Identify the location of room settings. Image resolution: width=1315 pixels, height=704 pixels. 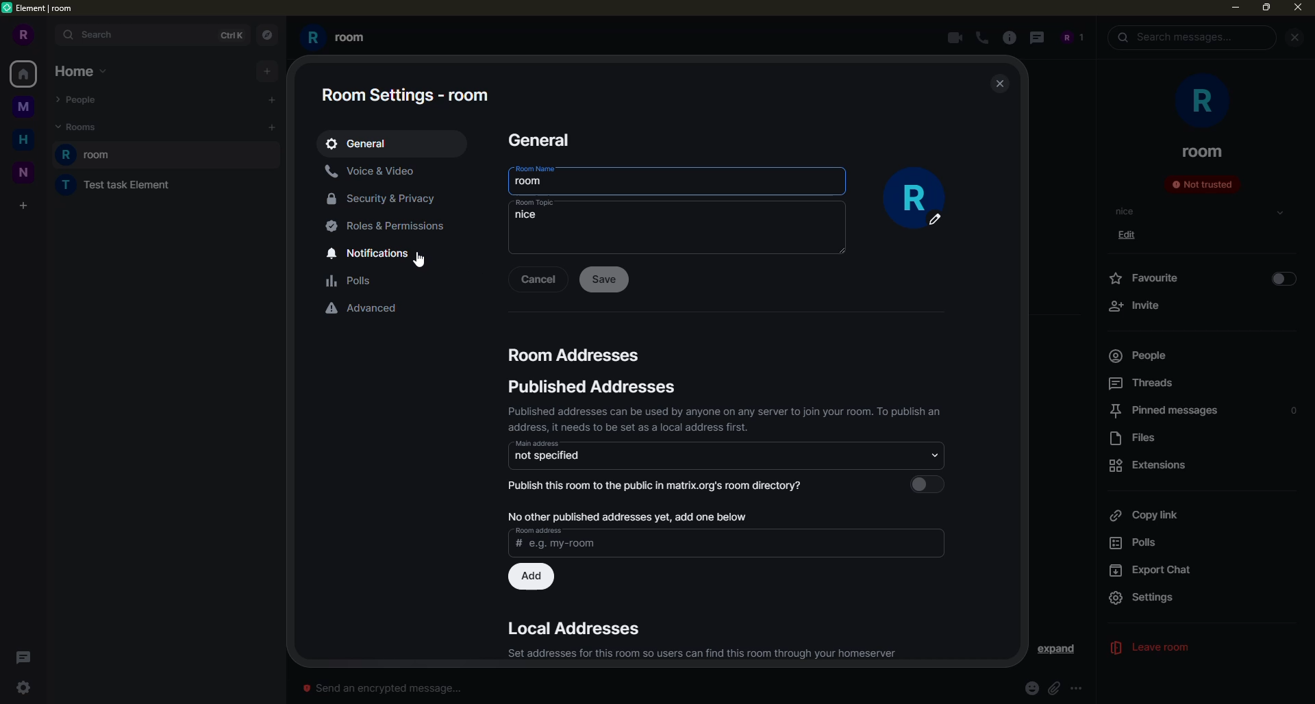
(405, 94).